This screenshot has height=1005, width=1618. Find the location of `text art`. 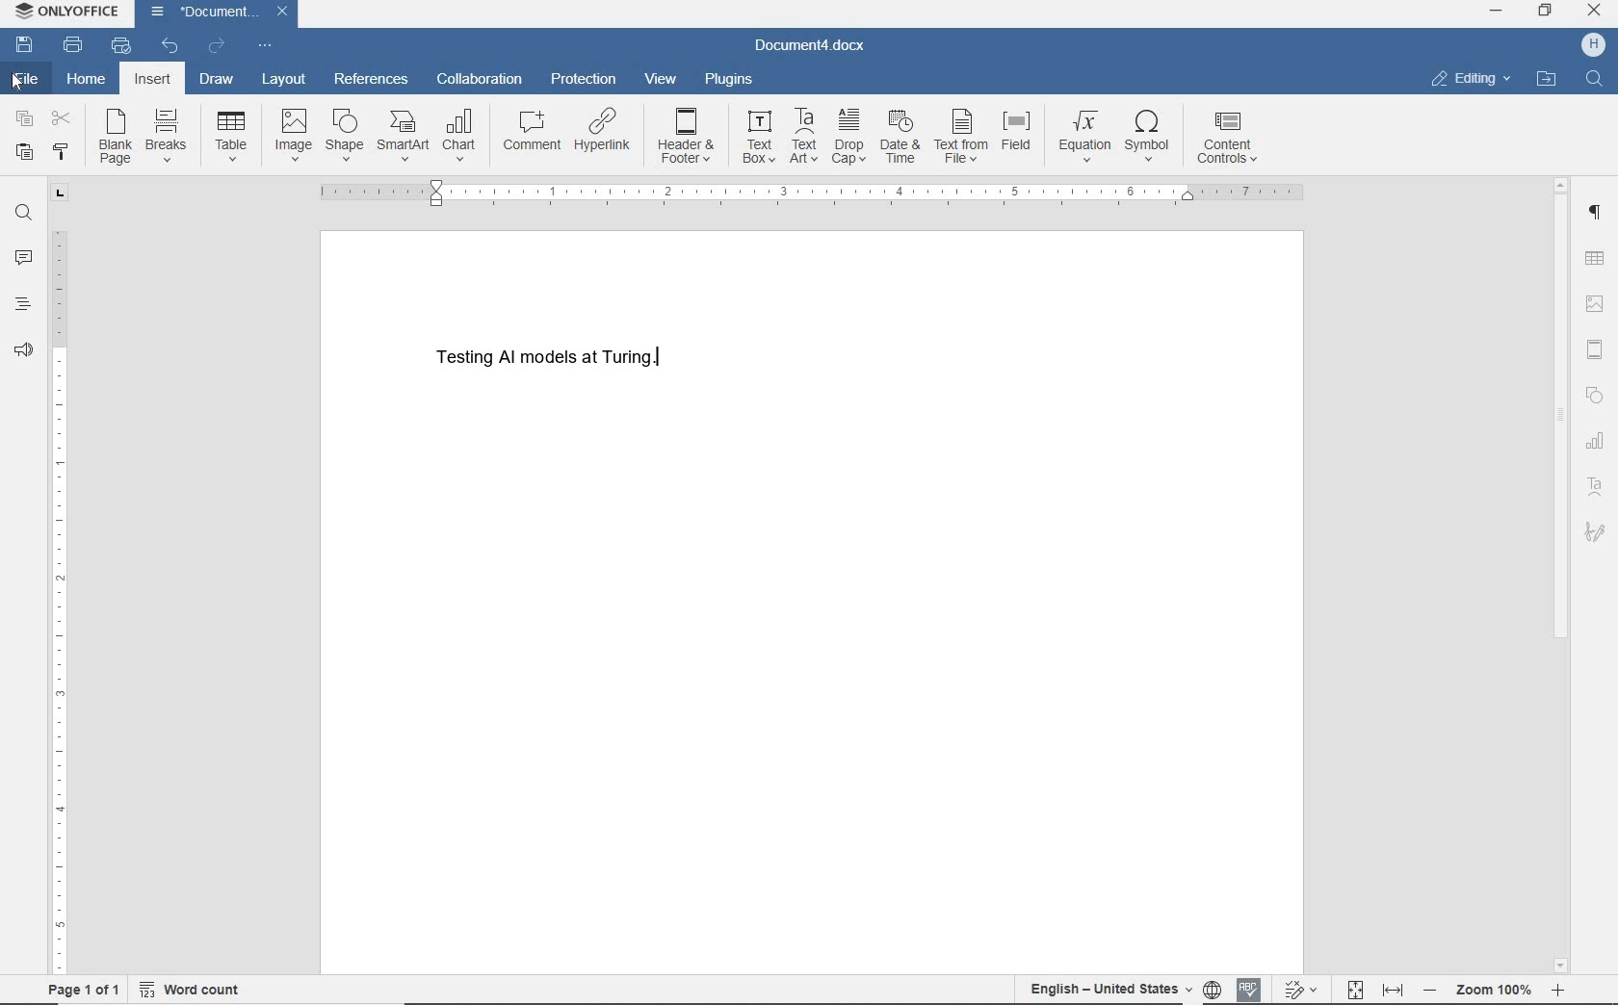

text art is located at coordinates (1596, 486).